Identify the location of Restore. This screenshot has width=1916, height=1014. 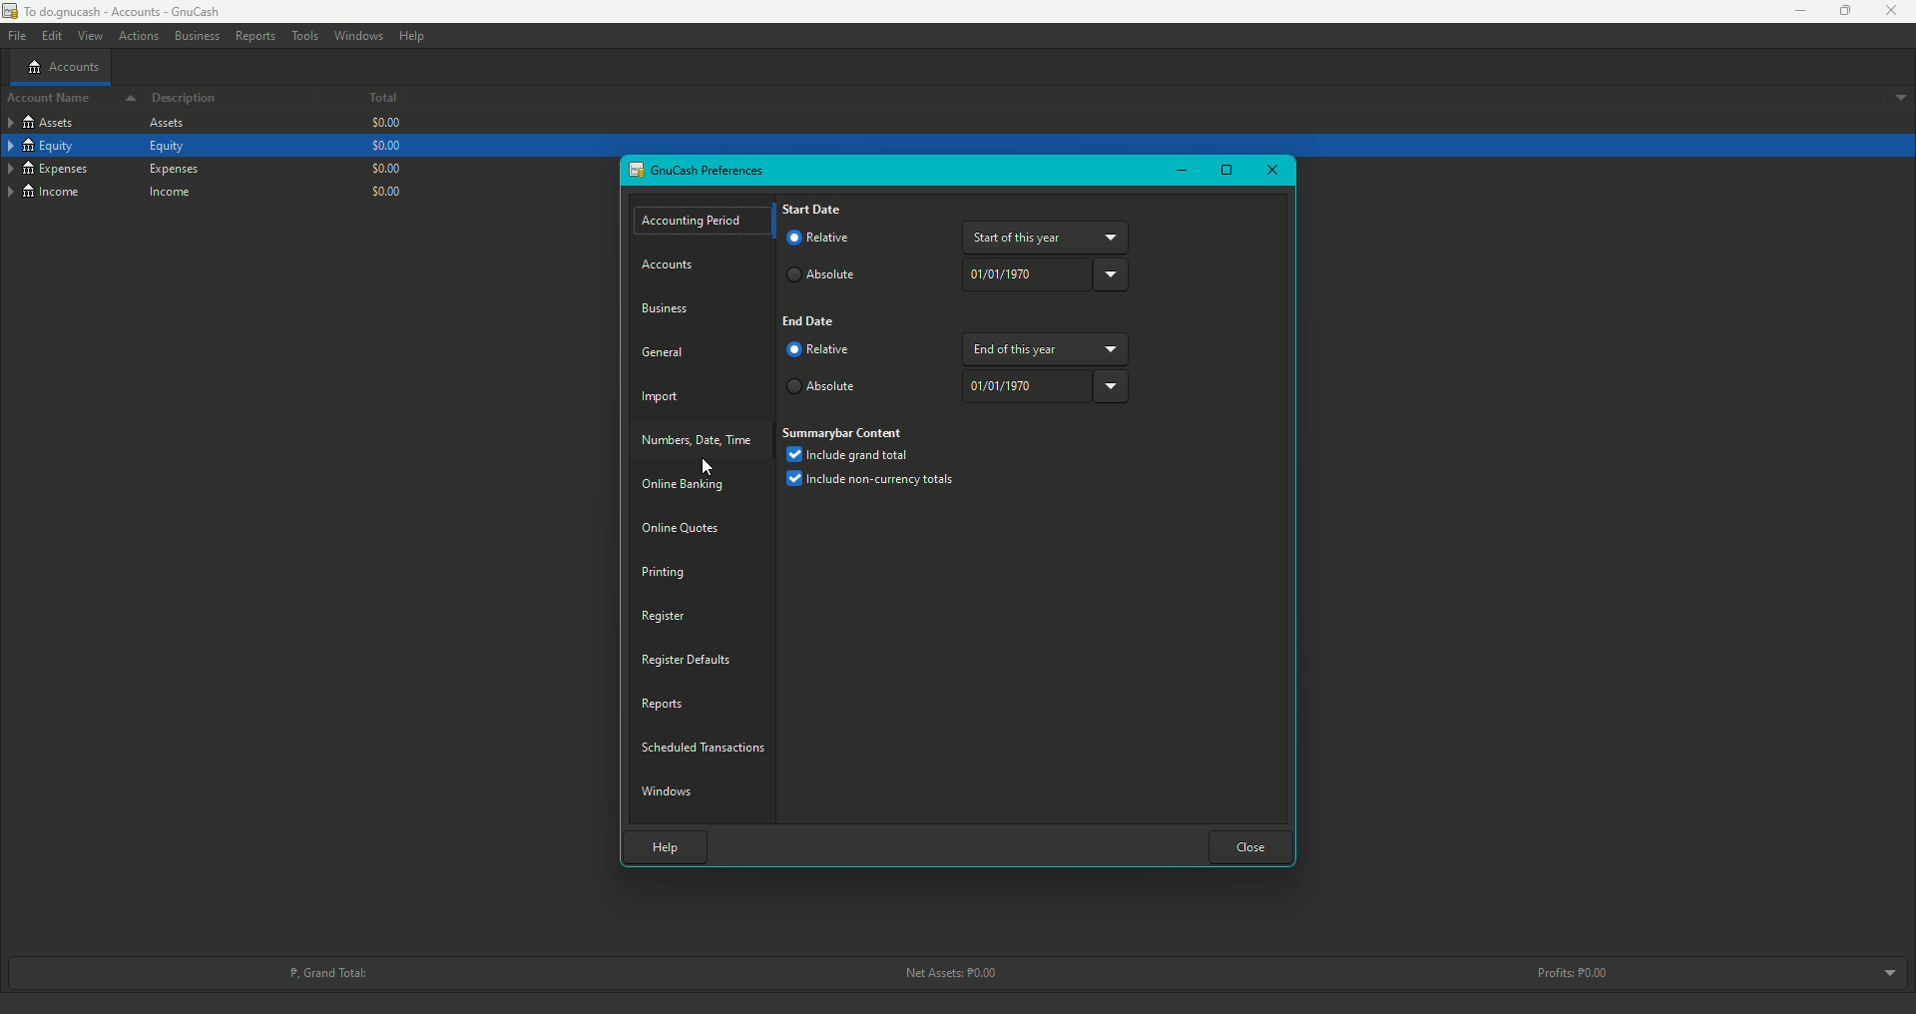
(1836, 11).